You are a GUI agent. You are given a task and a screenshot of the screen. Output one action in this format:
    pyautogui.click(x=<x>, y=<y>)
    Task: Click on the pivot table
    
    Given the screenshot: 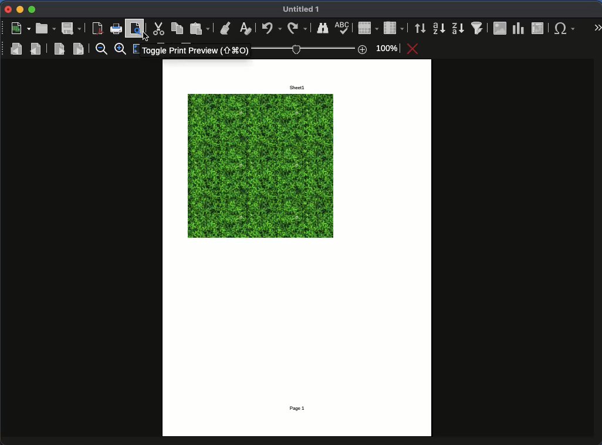 What is the action you would take?
    pyautogui.click(x=539, y=28)
    